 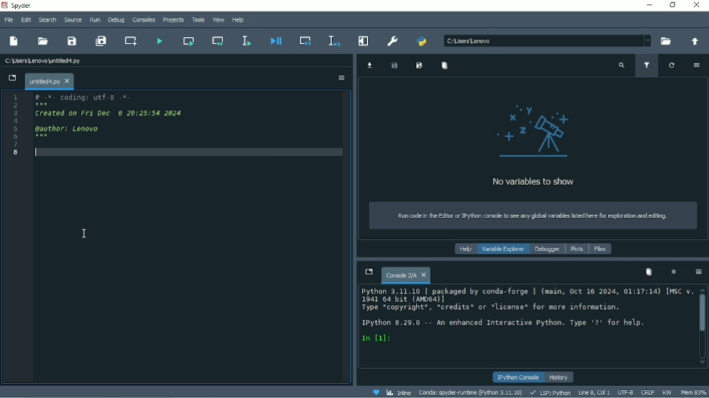 I want to click on Help, so click(x=466, y=249).